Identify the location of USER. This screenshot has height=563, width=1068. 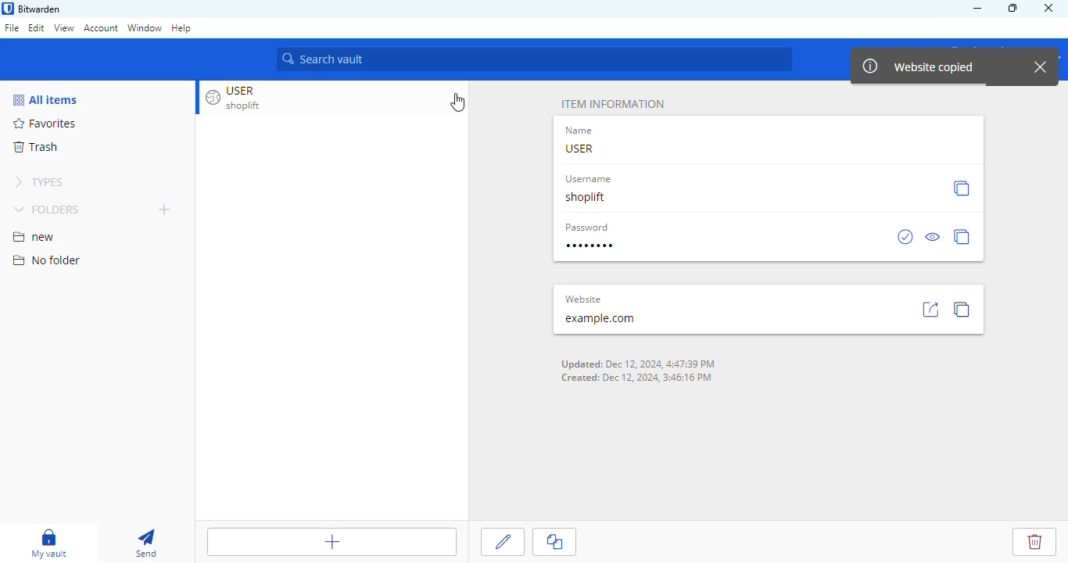
(579, 148).